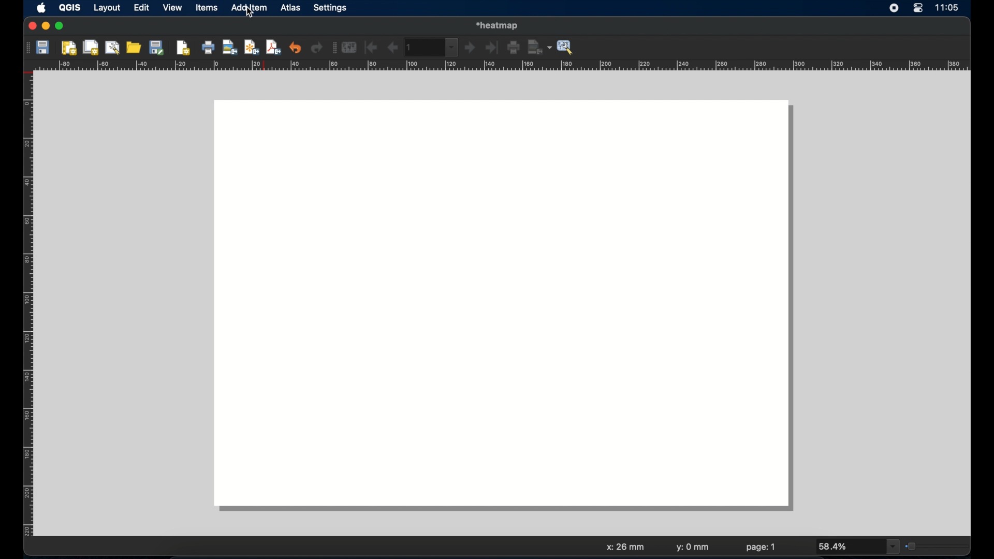  I want to click on saves template, so click(158, 47).